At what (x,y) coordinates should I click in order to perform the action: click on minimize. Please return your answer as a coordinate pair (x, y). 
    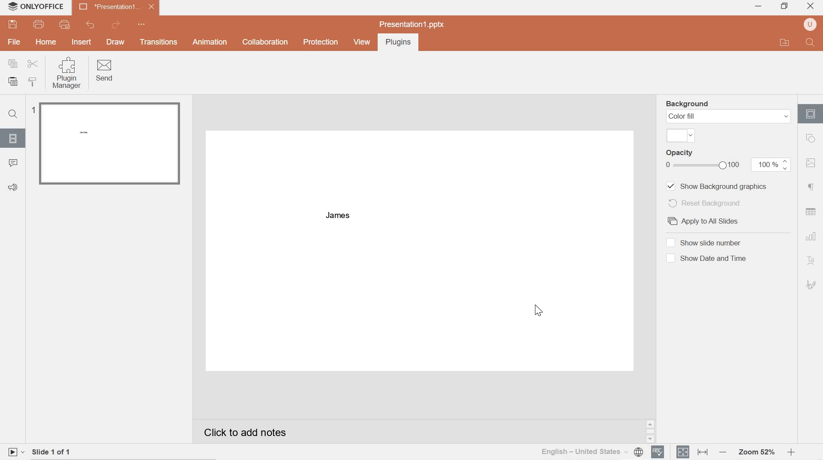
    Looking at the image, I should click on (758, 7).